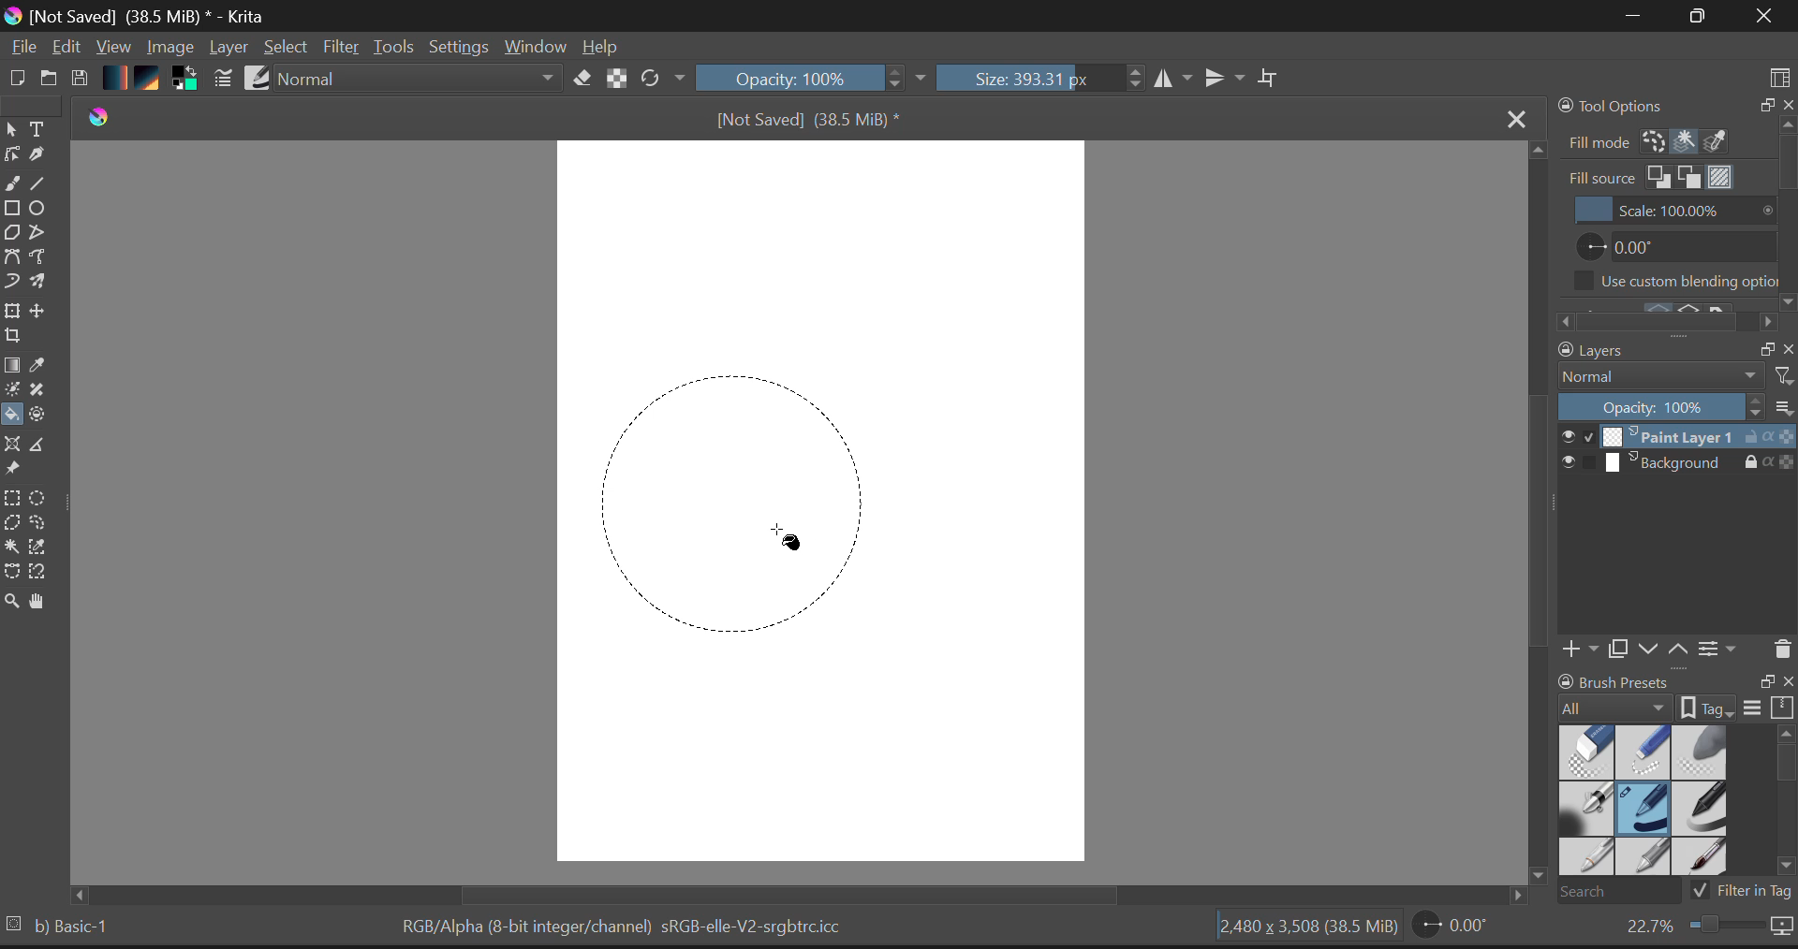 The width and height of the screenshot is (1798, 949). What do you see at coordinates (18, 78) in the screenshot?
I see `New` at bounding box center [18, 78].